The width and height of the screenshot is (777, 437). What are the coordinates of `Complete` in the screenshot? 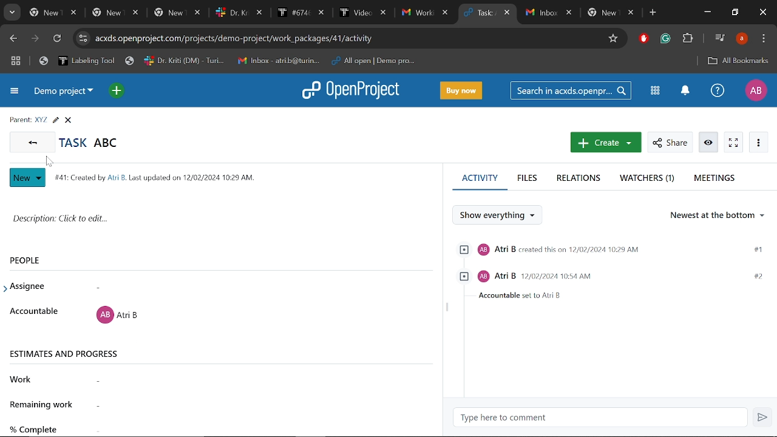 It's located at (194, 425).